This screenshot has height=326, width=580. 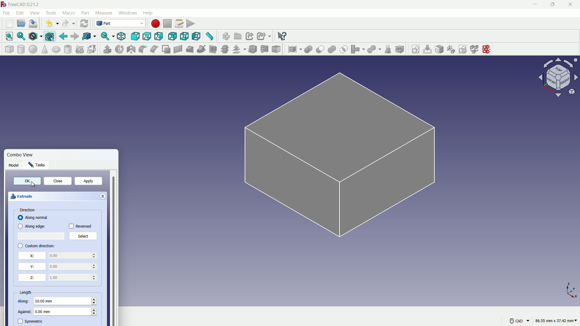 I want to click on split object, so click(x=375, y=49).